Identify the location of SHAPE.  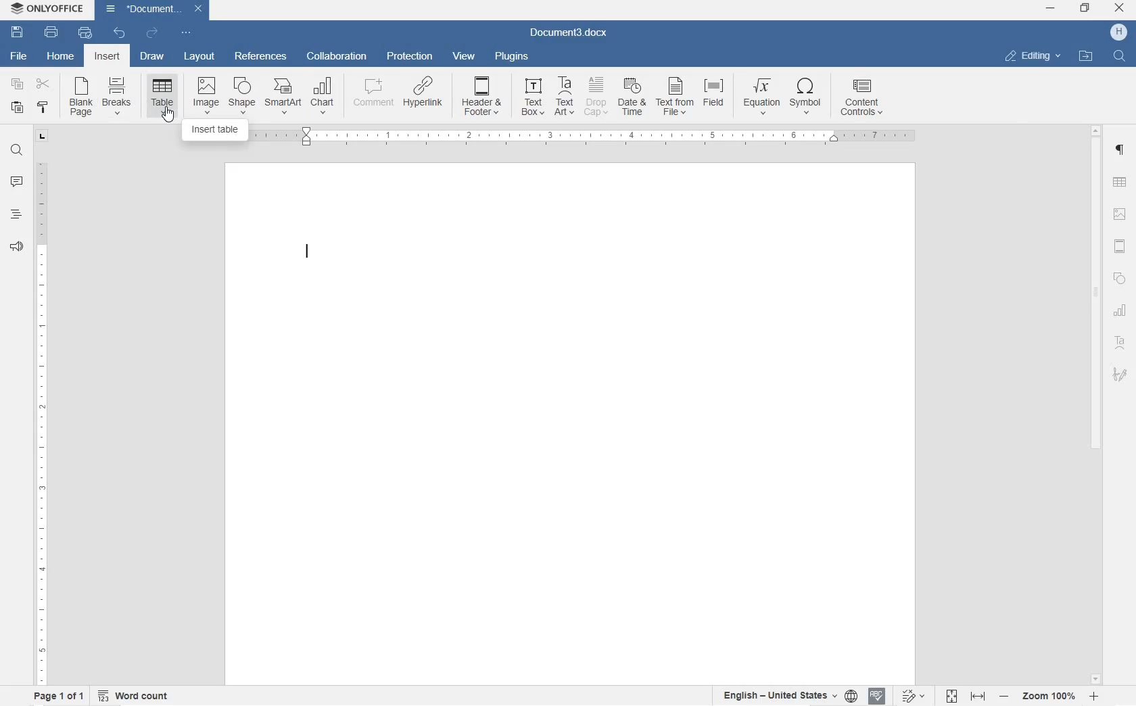
(1118, 281).